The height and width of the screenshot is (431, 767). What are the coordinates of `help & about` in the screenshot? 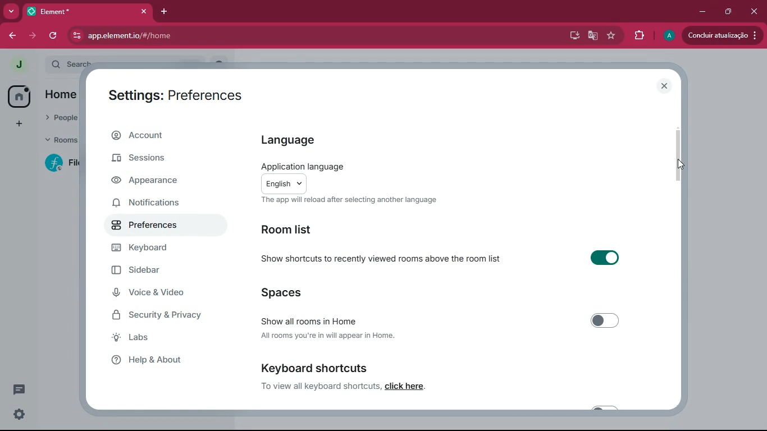 It's located at (168, 363).